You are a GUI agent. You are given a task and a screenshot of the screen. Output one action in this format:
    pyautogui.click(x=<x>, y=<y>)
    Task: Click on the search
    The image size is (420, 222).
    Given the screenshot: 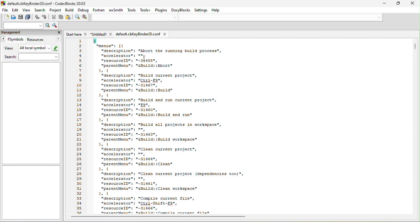 What is the action you would take?
    pyautogui.click(x=32, y=57)
    